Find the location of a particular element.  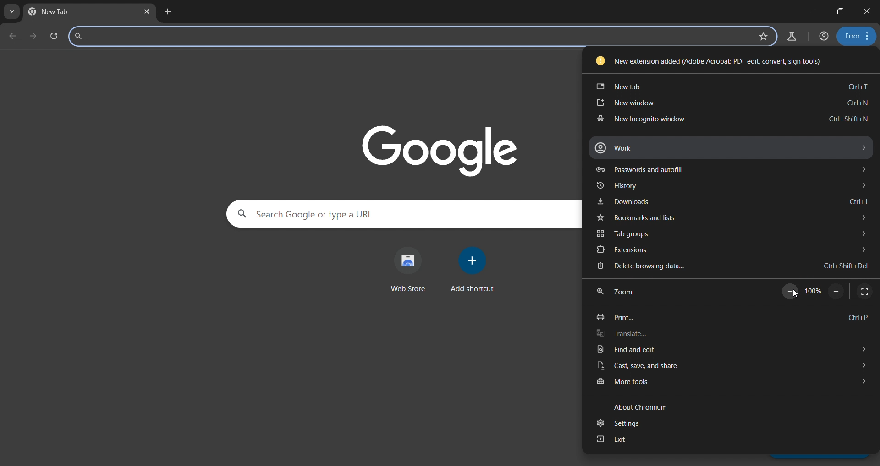

search panel is located at coordinates (404, 213).